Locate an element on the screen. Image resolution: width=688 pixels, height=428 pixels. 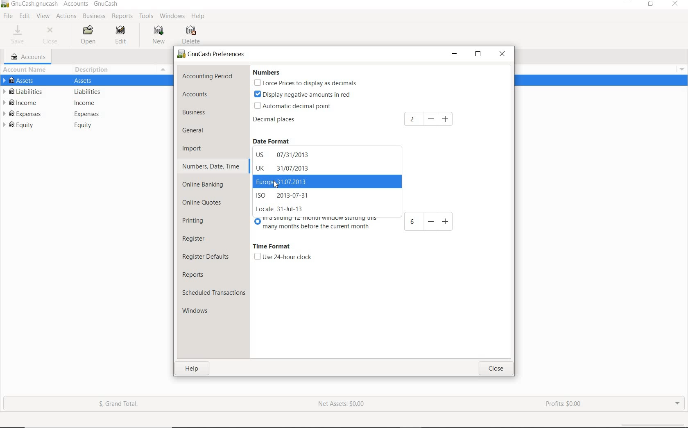
scheduled transactions is located at coordinates (214, 294).